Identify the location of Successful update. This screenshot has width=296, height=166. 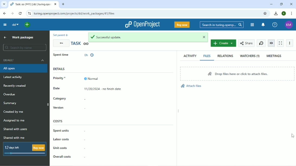
(143, 37).